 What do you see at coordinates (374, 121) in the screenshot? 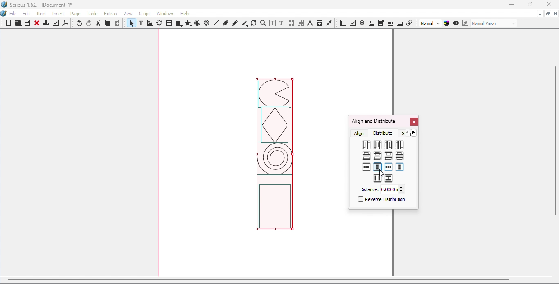
I see `Align and Distribute` at bounding box center [374, 121].